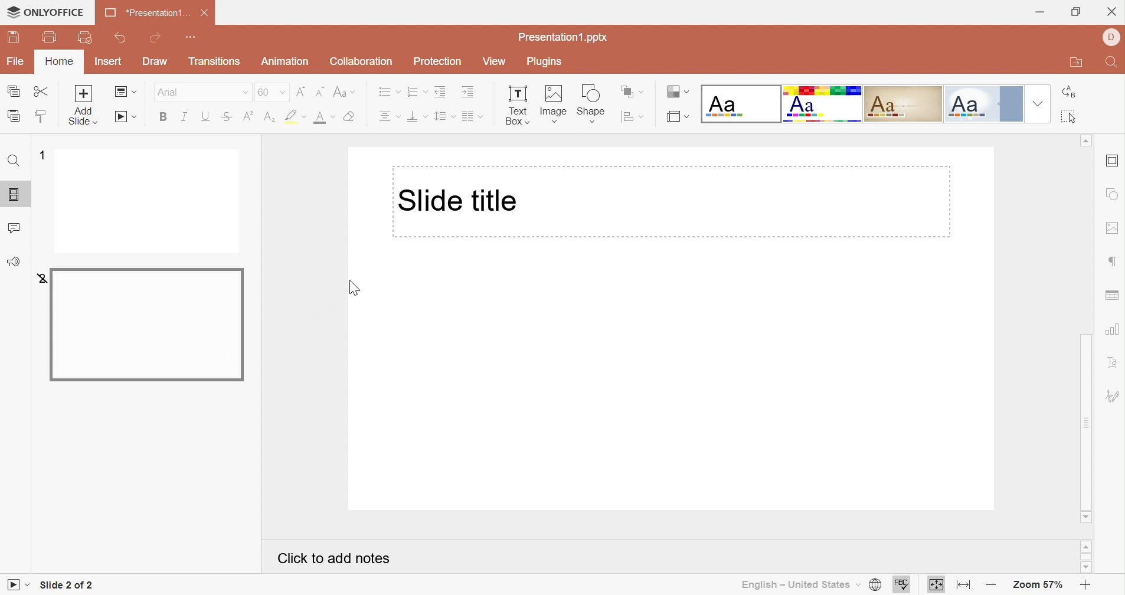 The height and width of the screenshot is (595, 1125). Describe the element at coordinates (46, 12) in the screenshot. I see `ONLYOFFICE` at that location.